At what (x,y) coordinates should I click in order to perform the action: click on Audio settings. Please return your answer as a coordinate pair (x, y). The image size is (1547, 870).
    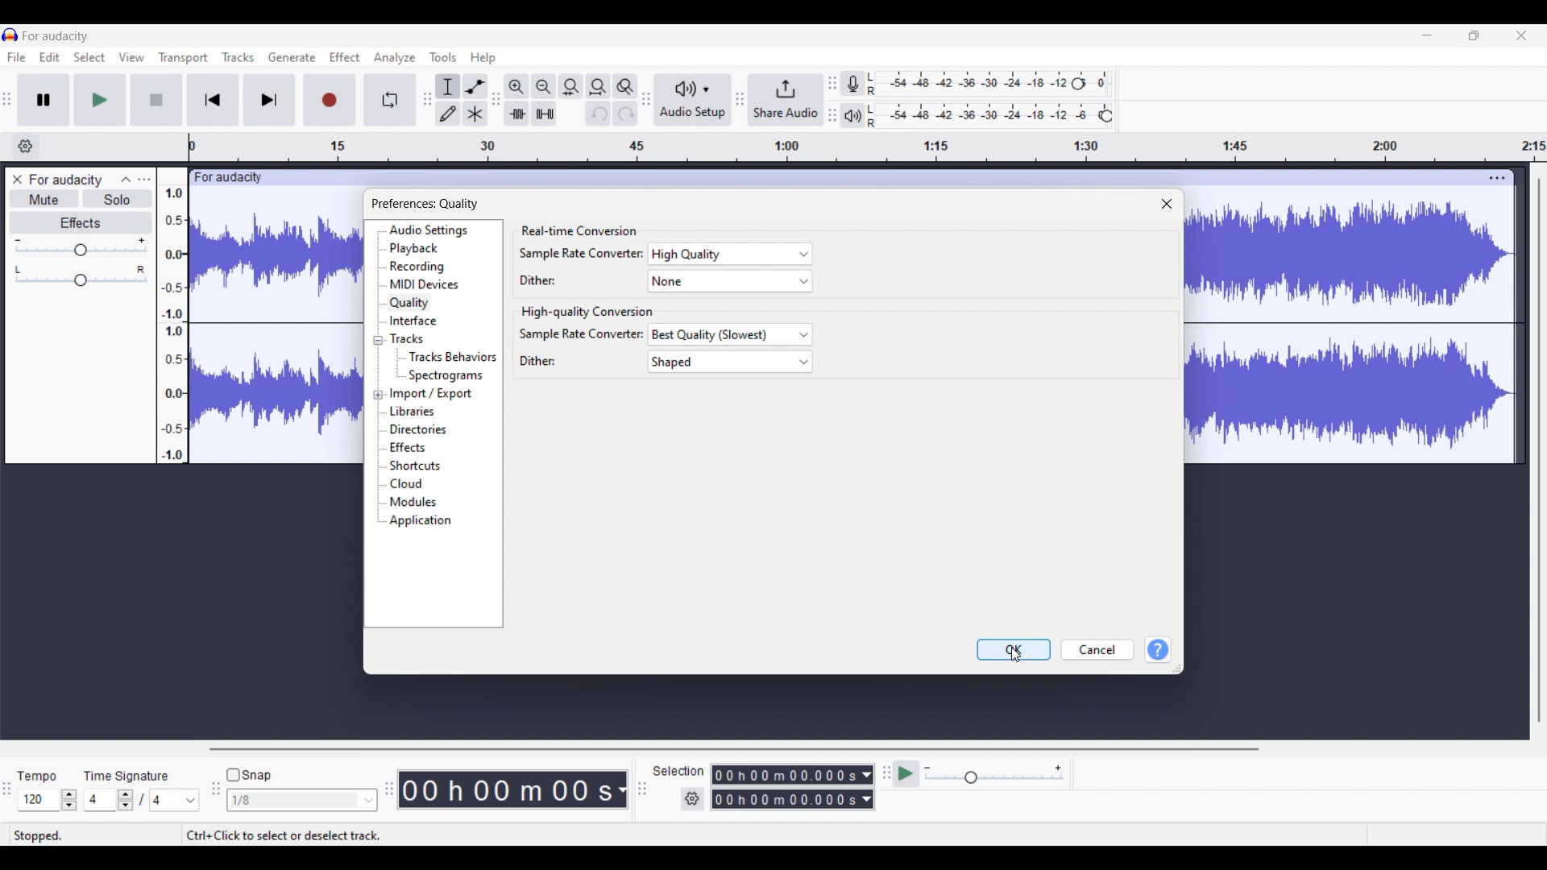
    Looking at the image, I should click on (428, 230).